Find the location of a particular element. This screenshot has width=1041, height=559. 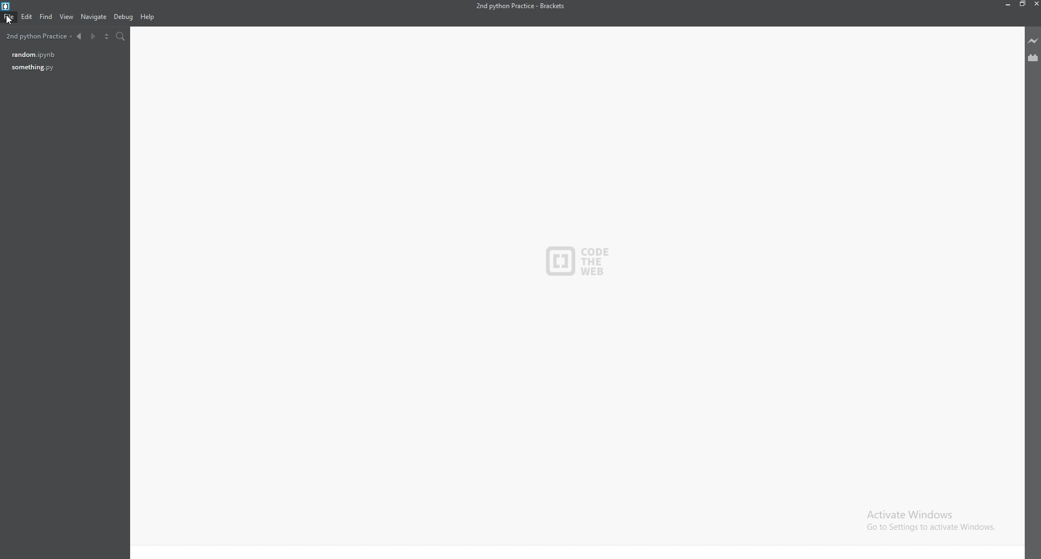

CODE THE WEB - logo is located at coordinates (578, 262).